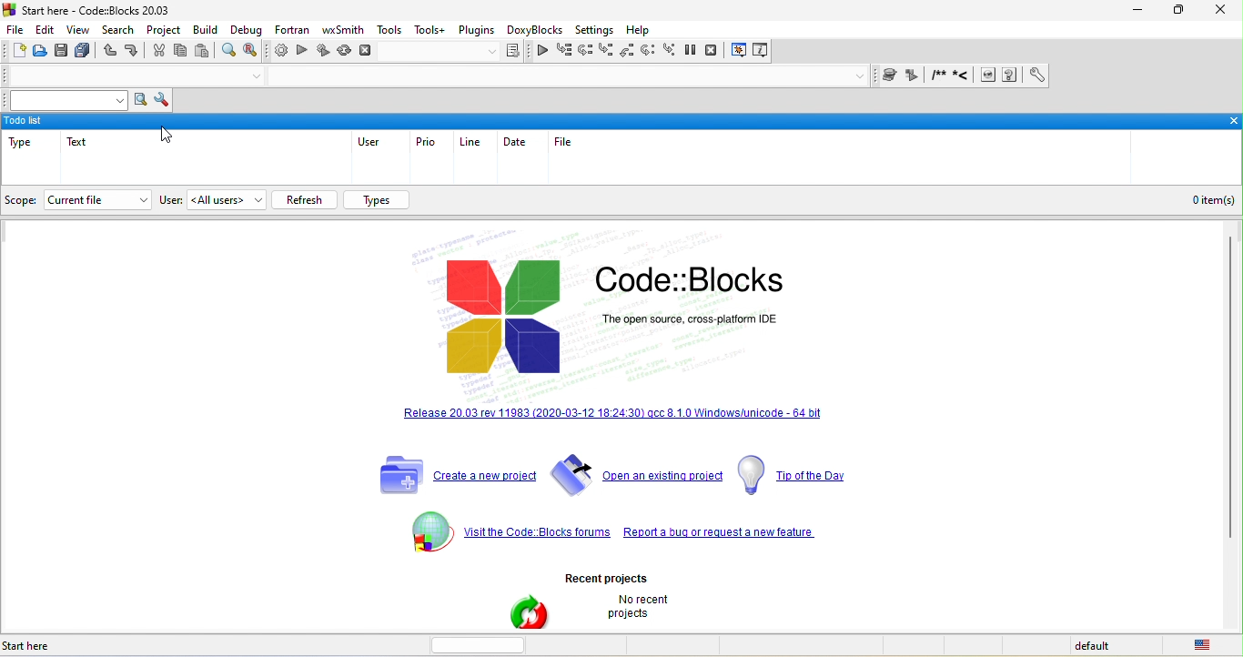  What do you see at coordinates (182, 53) in the screenshot?
I see `copy` at bounding box center [182, 53].